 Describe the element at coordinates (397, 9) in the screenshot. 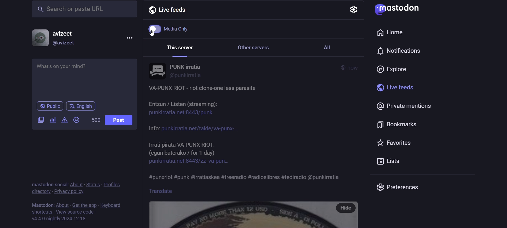

I see `mastodon` at that location.